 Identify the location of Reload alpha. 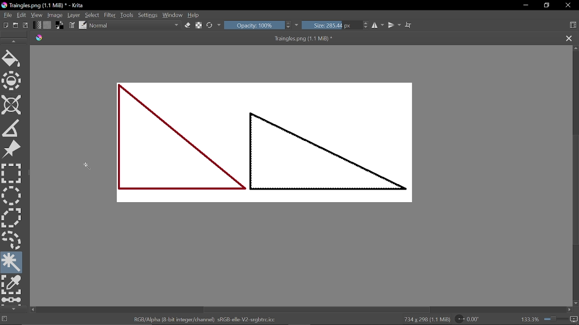
(199, 26).